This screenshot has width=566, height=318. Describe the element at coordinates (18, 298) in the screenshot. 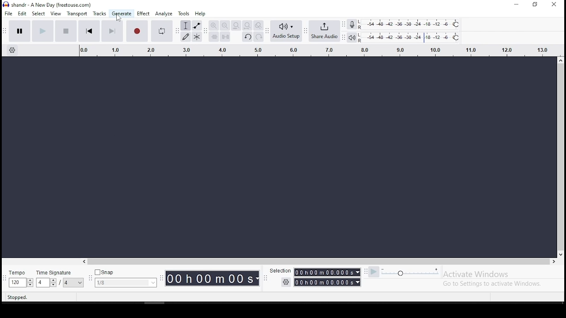

I see `stopped` at that location.